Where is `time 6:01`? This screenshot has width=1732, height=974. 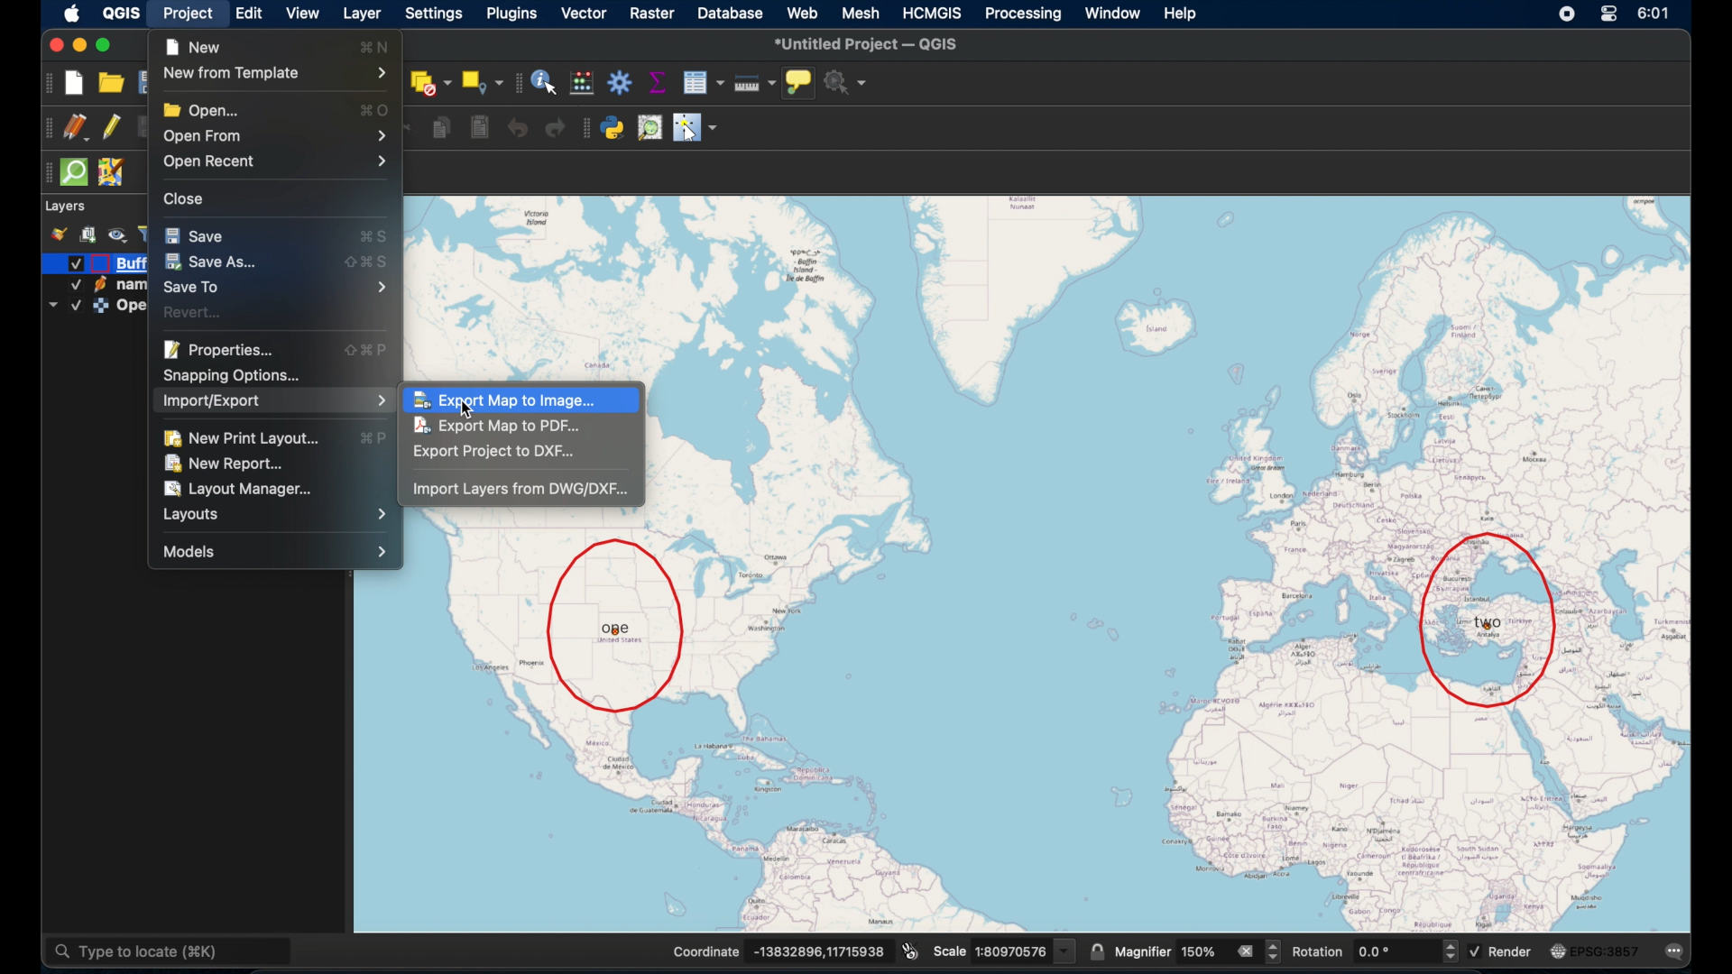
time 6:01 is located at coordinates (1653, 14).